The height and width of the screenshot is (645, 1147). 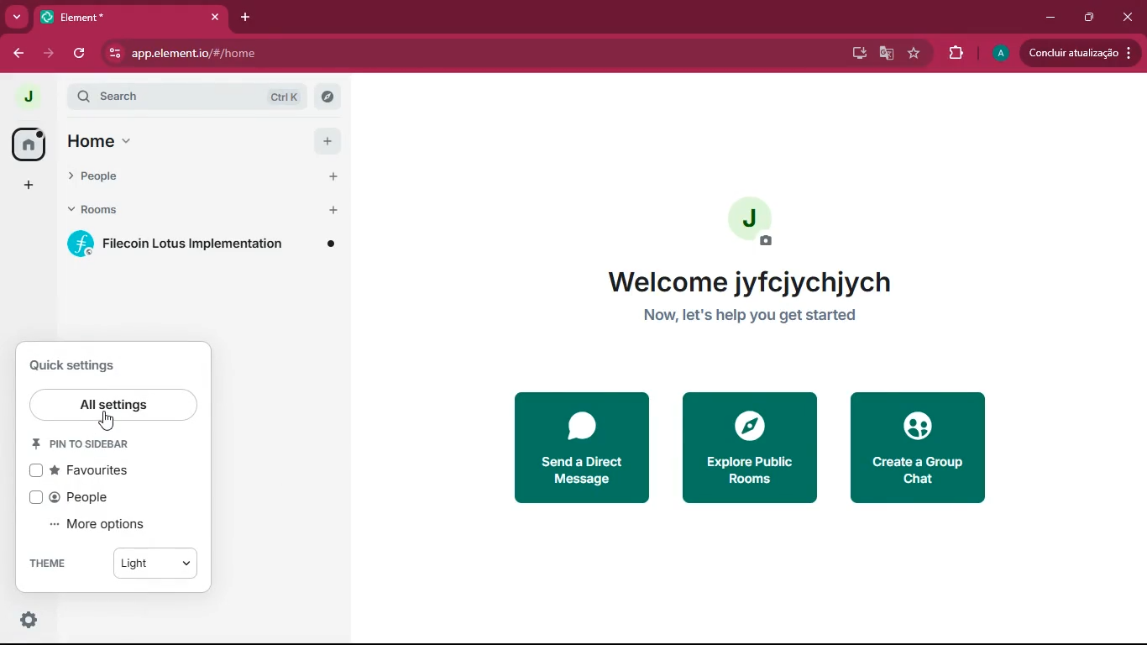 I want to click on minimize, so click(x=1046, y=15).